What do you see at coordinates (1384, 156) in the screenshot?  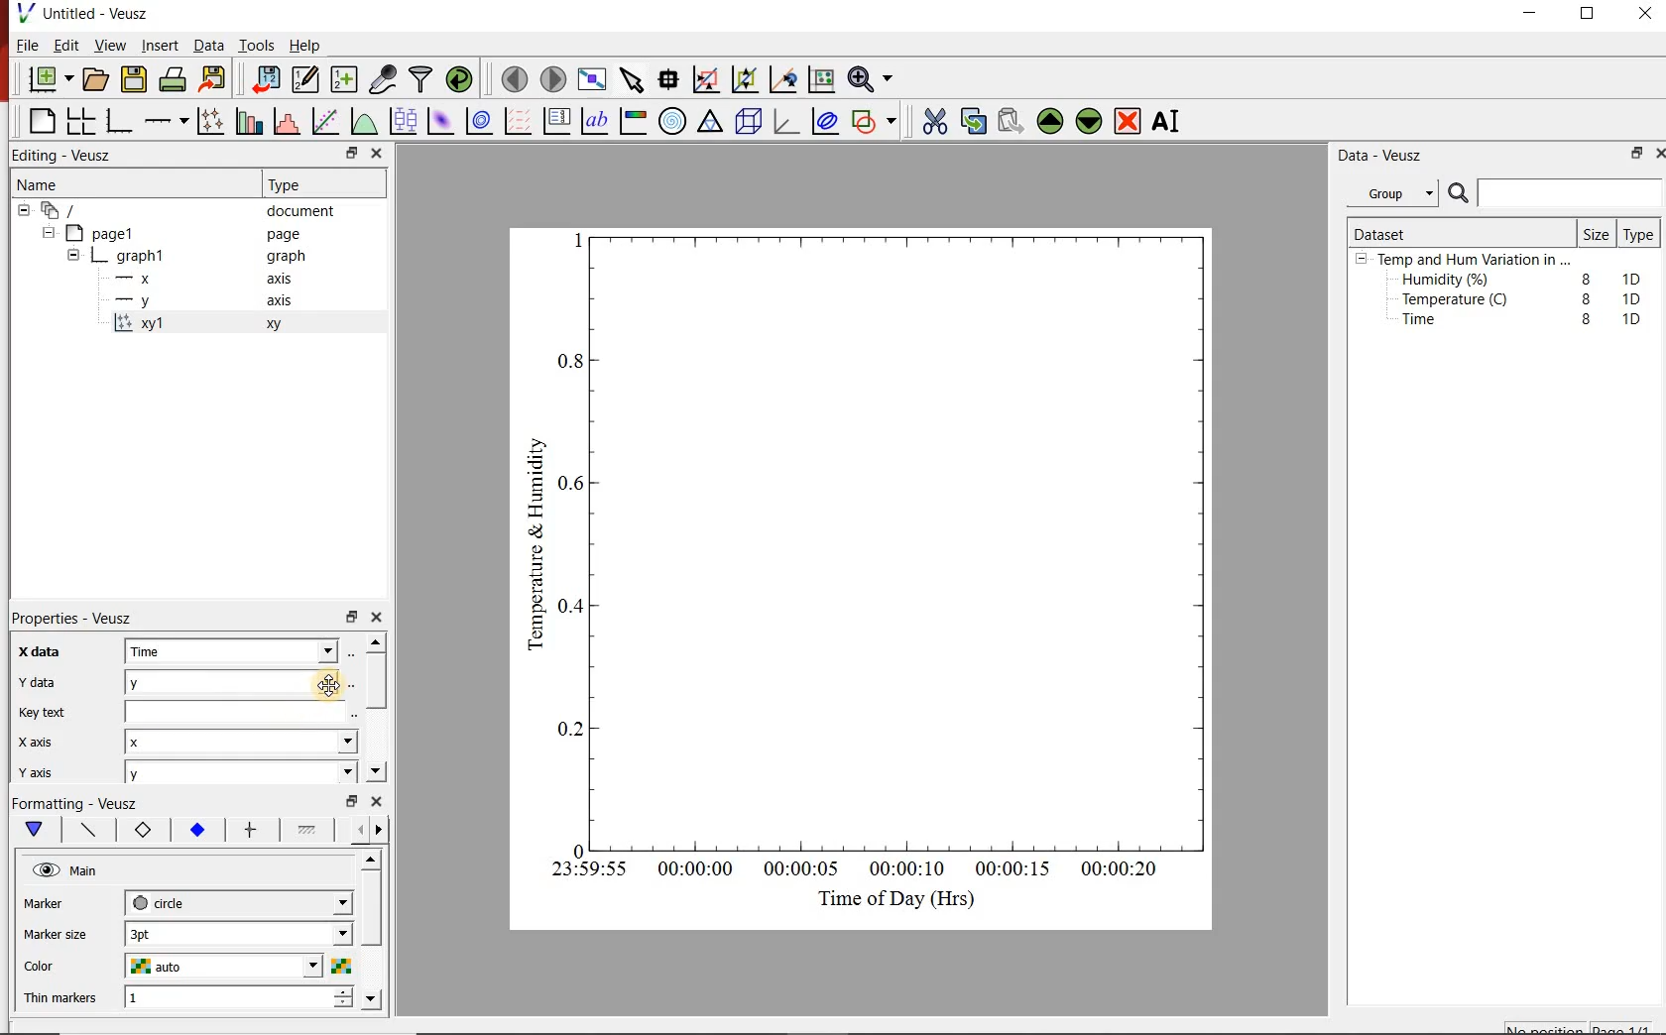 I see `Data - Veusz` at bounding box center [1384, 156].